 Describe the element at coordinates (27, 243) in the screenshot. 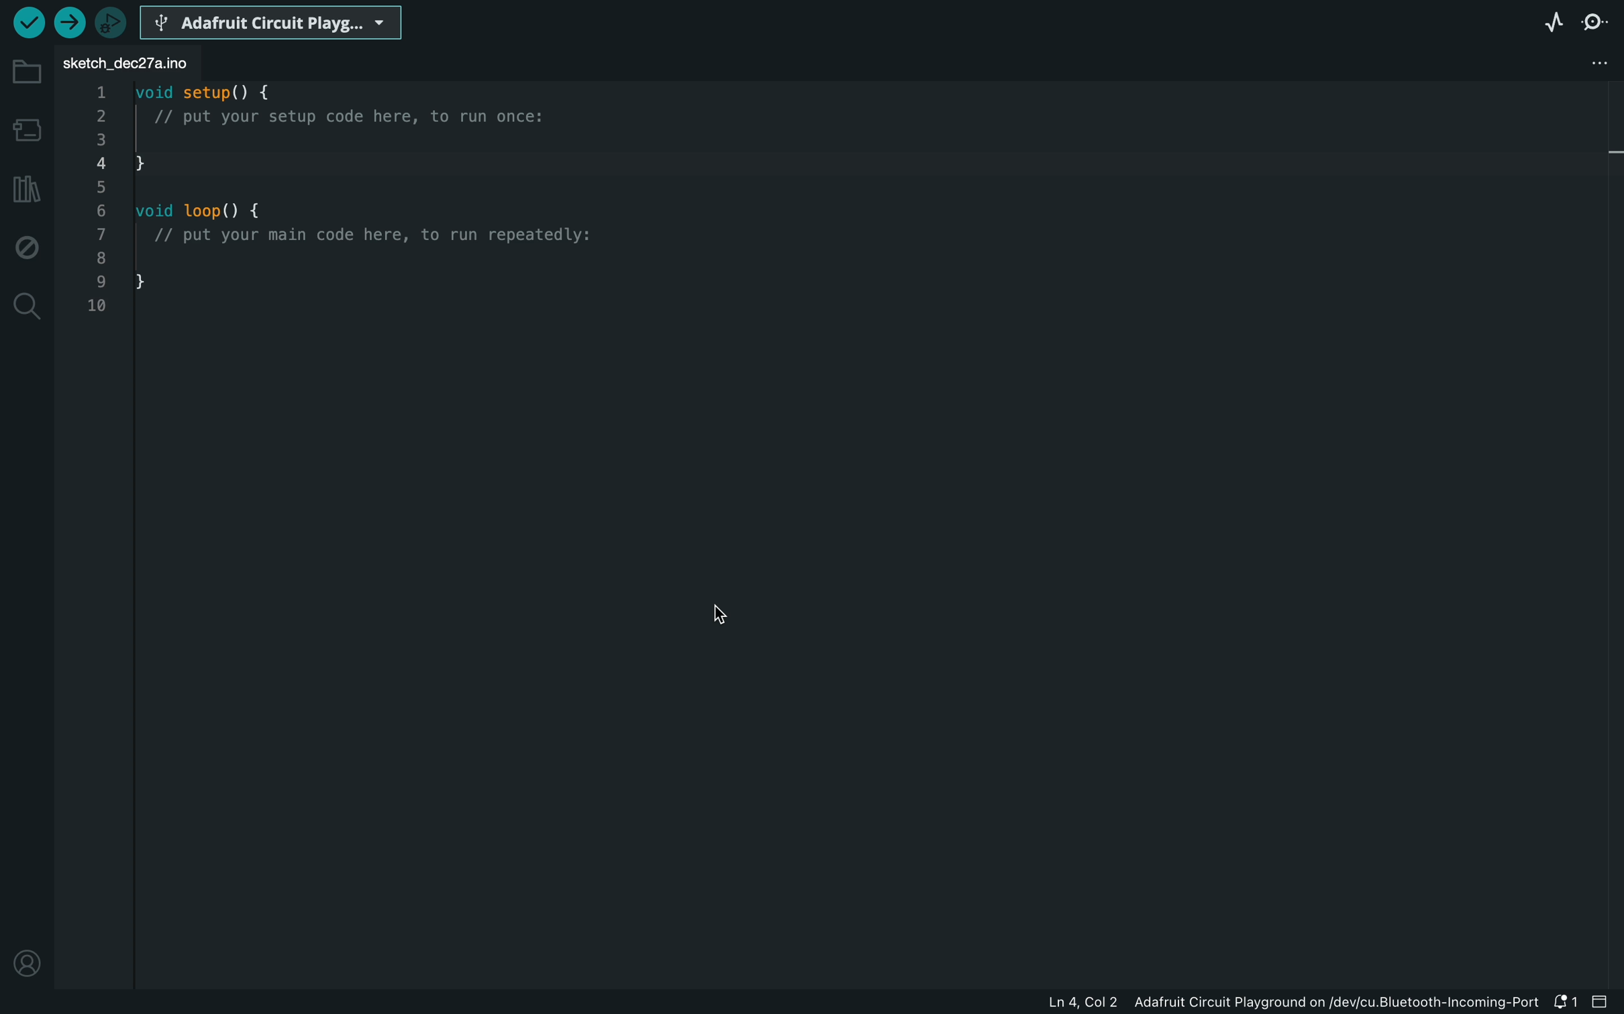

I see `debug` at that location.